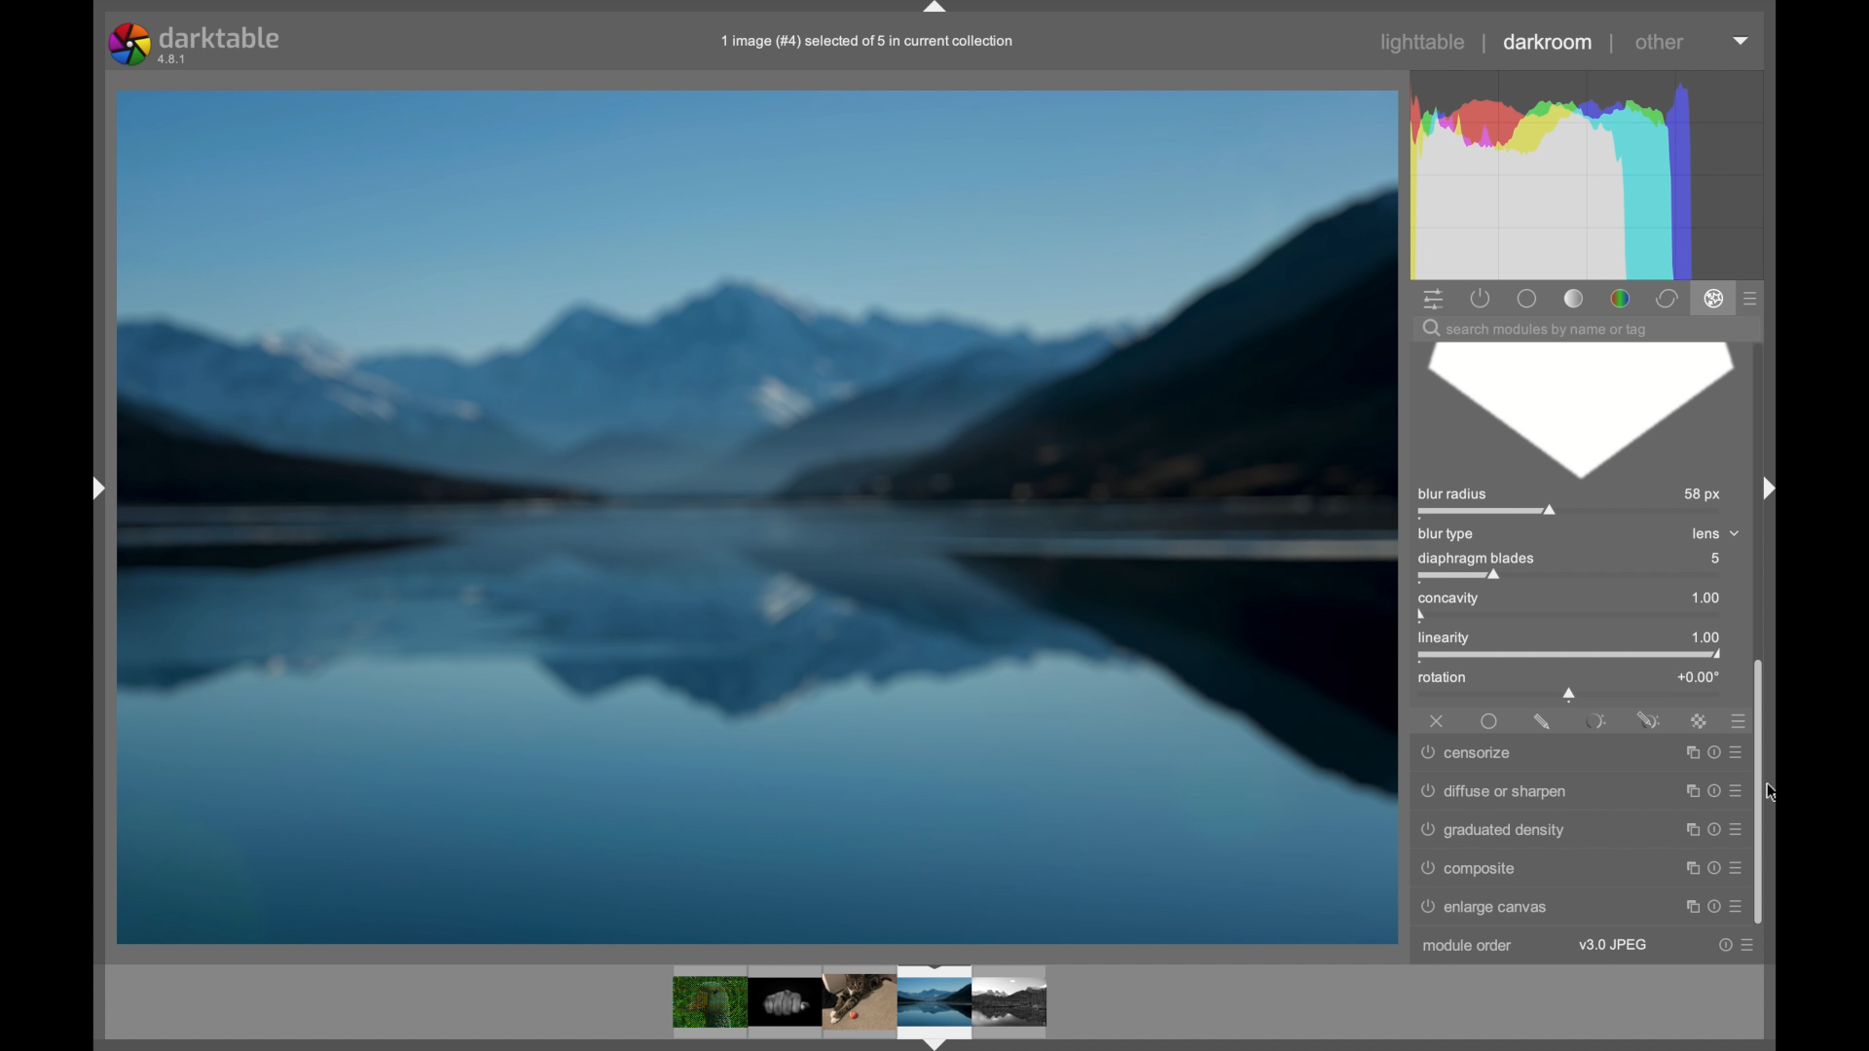  What do you see at coordinates (1619, 298) in the screenshot?
I see `color` at bounding box center [1619, 298].